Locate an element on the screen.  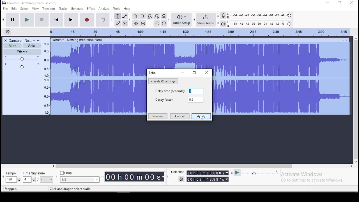
recording level is located at coordinates (259, 15).